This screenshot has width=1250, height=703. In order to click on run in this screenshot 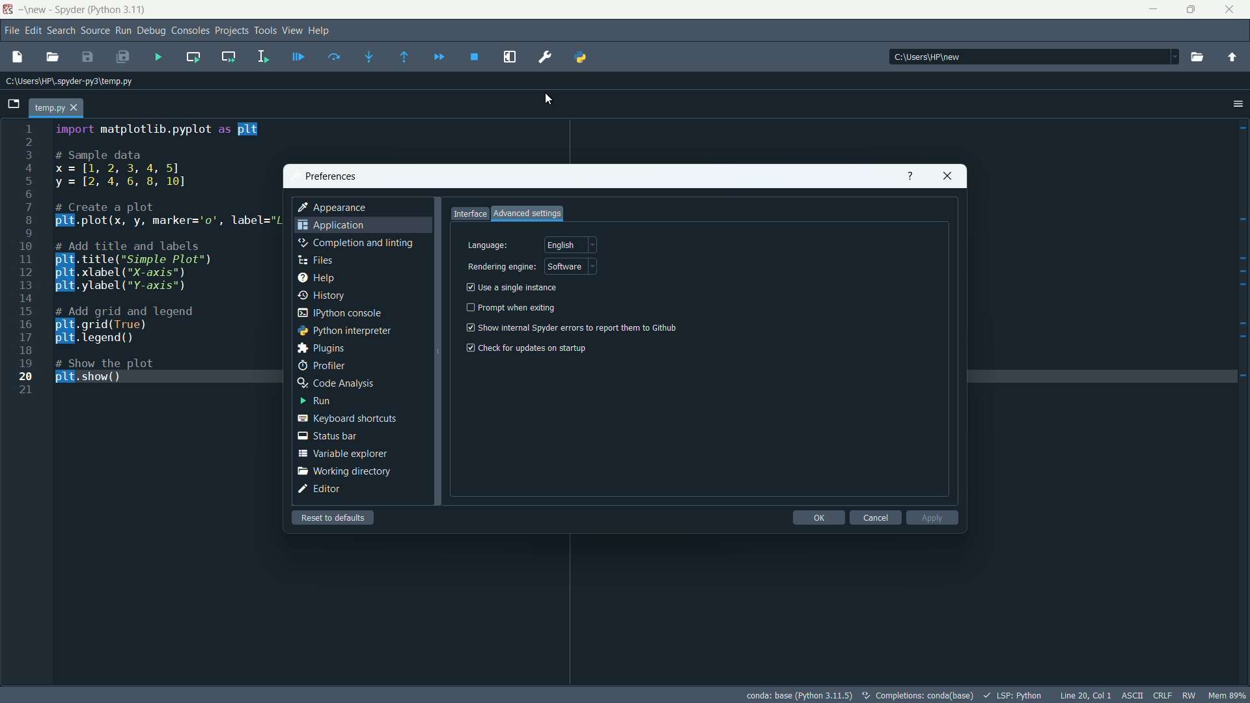, I will do `click(314, 401)`.